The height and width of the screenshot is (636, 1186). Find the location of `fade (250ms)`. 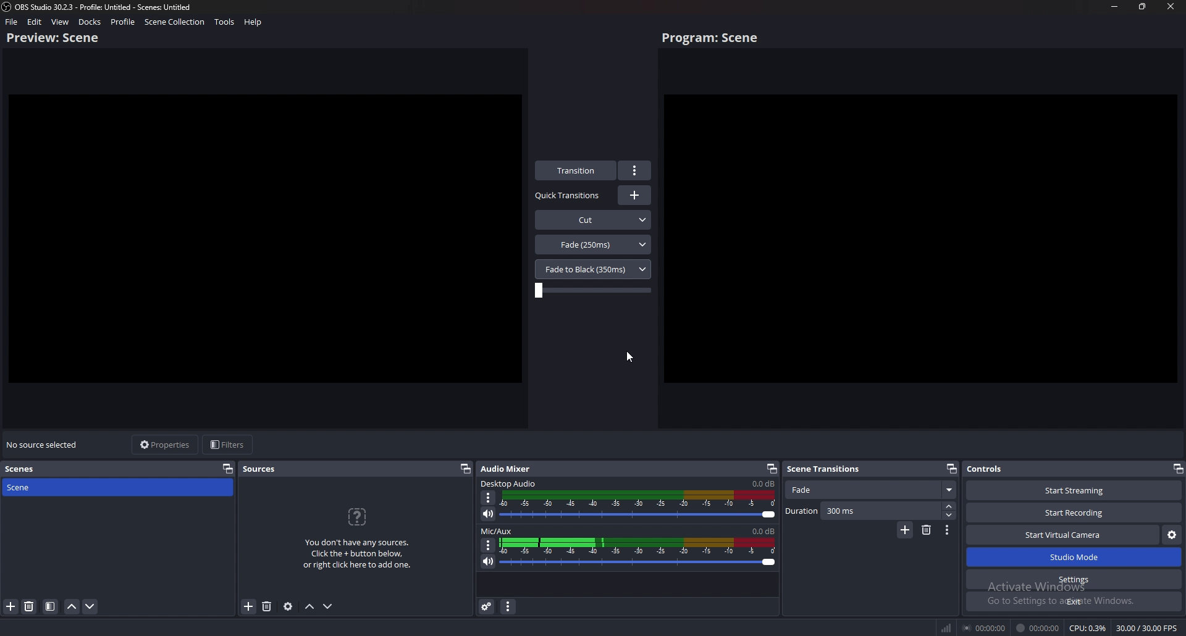

fade (250ms) is located at coordinates (594, 245).